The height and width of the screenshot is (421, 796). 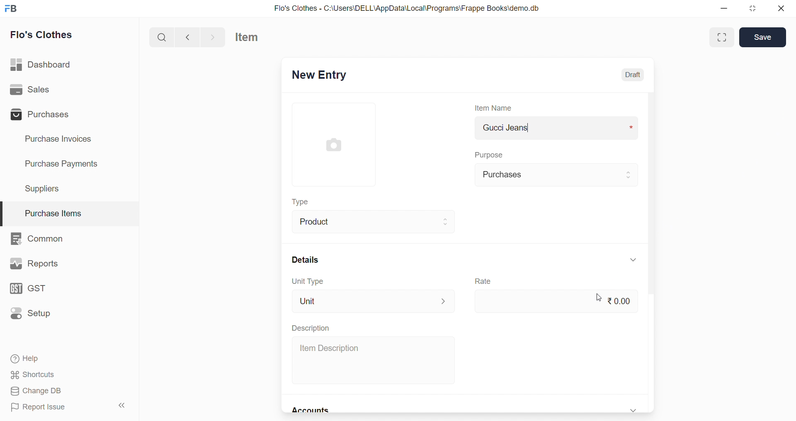 What do you see at coordinates (375, 361) in the screenshot?
I see `Item Description` at bounding box center [375, 361].